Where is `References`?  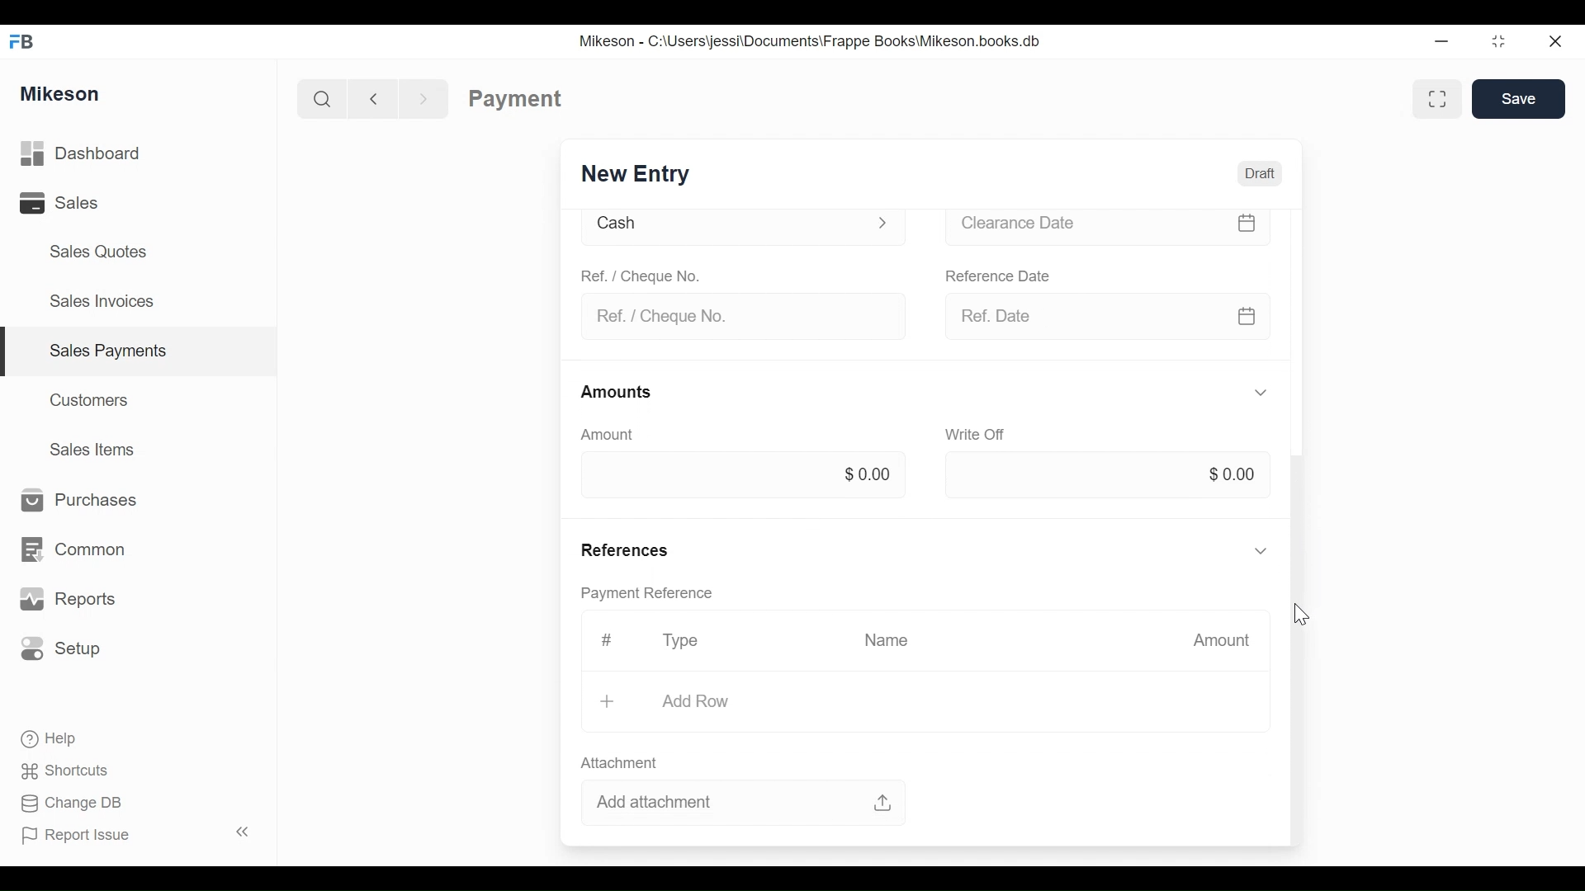
References is located at coordinates (632, 549).